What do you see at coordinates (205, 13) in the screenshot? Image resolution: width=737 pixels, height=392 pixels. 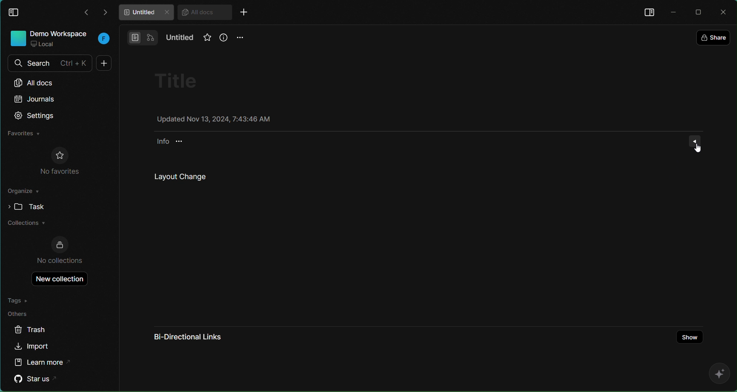 I see `@ All docs` at bounding box center [205, 13].